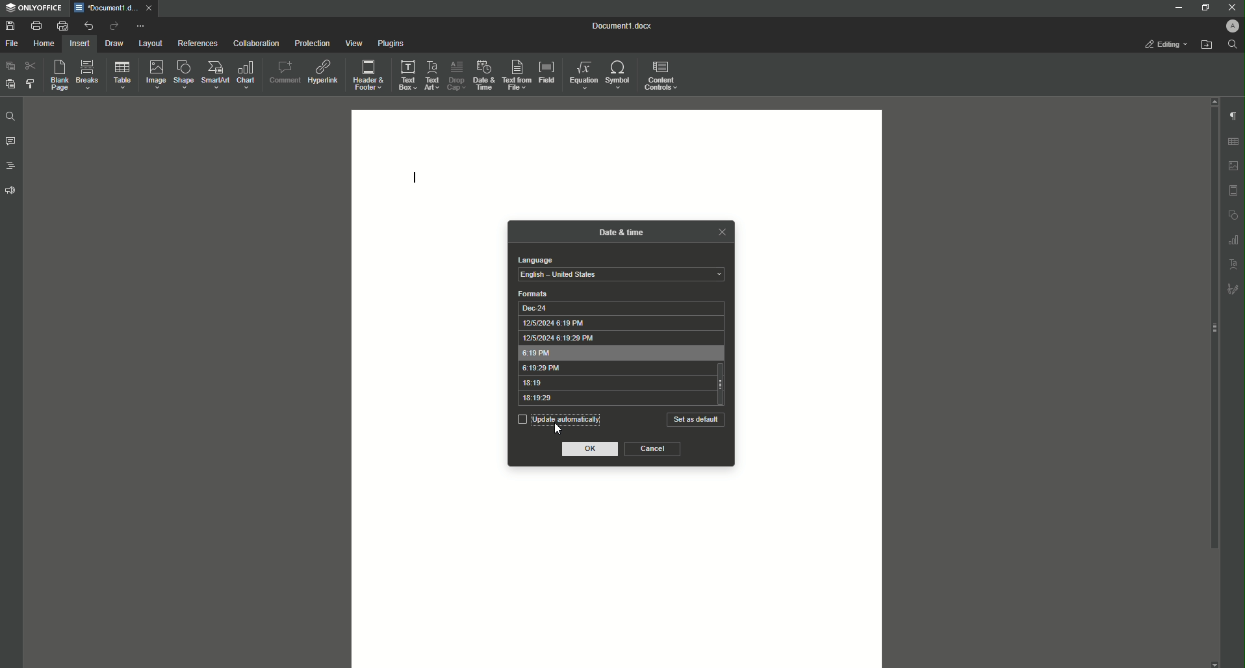 This screenshot has width=1245, height=668. What do you see at coordinates (1233, 190) in the screenshot?
I see `header and footer settings` at bounding box center [1233, 190].